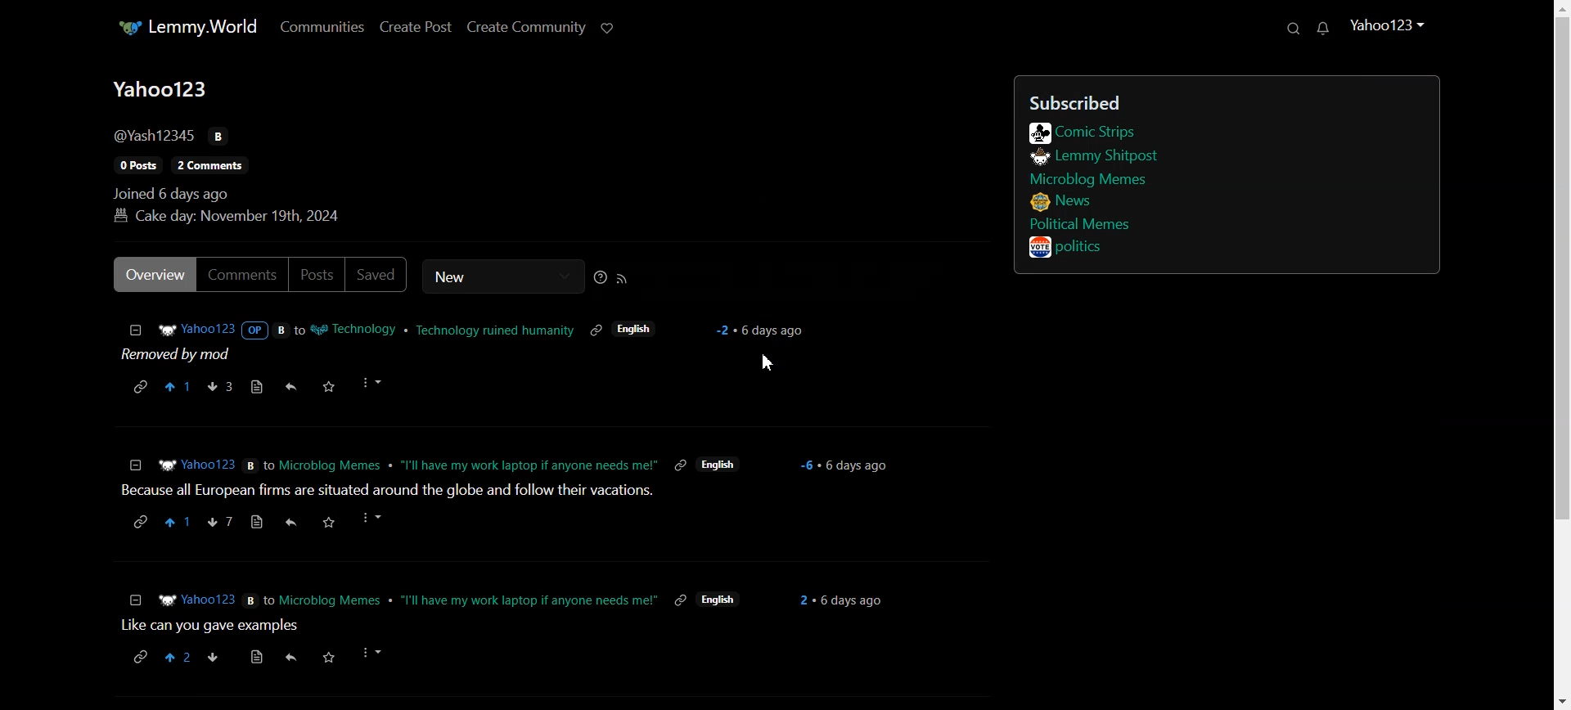 This screenshot has width=1571, height=710. What do you see at coordinates (719, 600) in the screenshot?
I see `english` at bounding box center [719, 600].